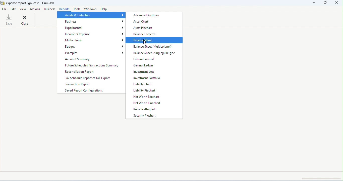 Image resolution: width=343 pixels, height=181 pixels. Describe the element at coordinates (64, 9) in the screenshot. I see `reports` at that location.